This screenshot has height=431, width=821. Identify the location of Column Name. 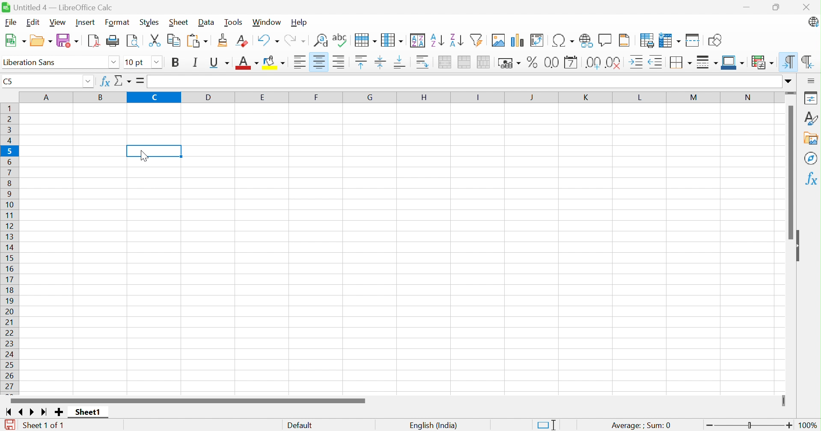
(400, 97).